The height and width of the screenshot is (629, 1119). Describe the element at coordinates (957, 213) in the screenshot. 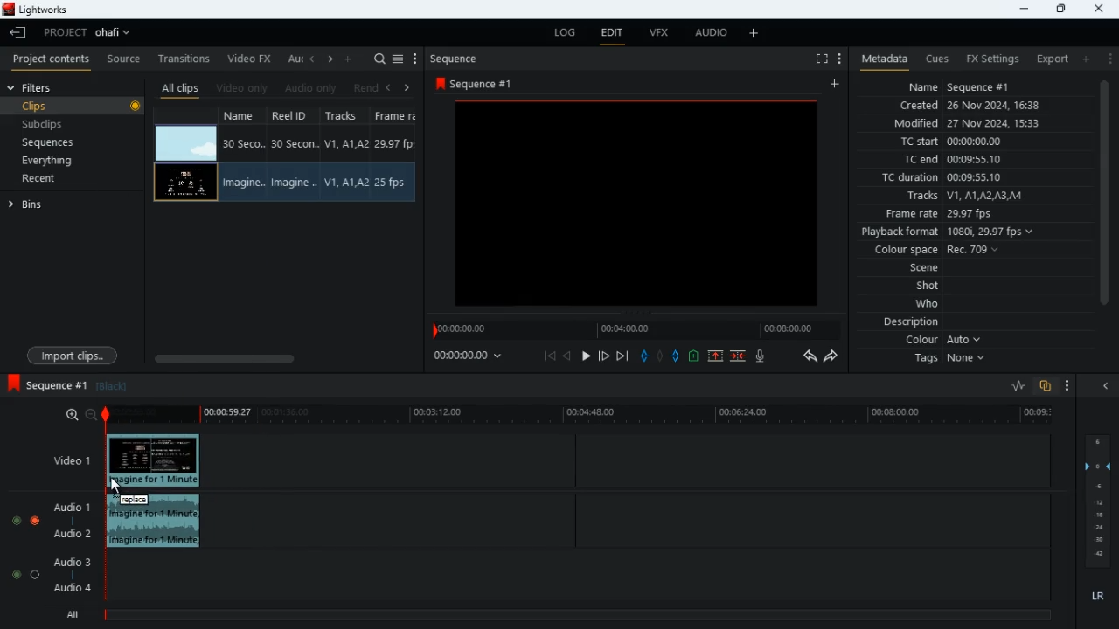

I see `frame rate` at that location.